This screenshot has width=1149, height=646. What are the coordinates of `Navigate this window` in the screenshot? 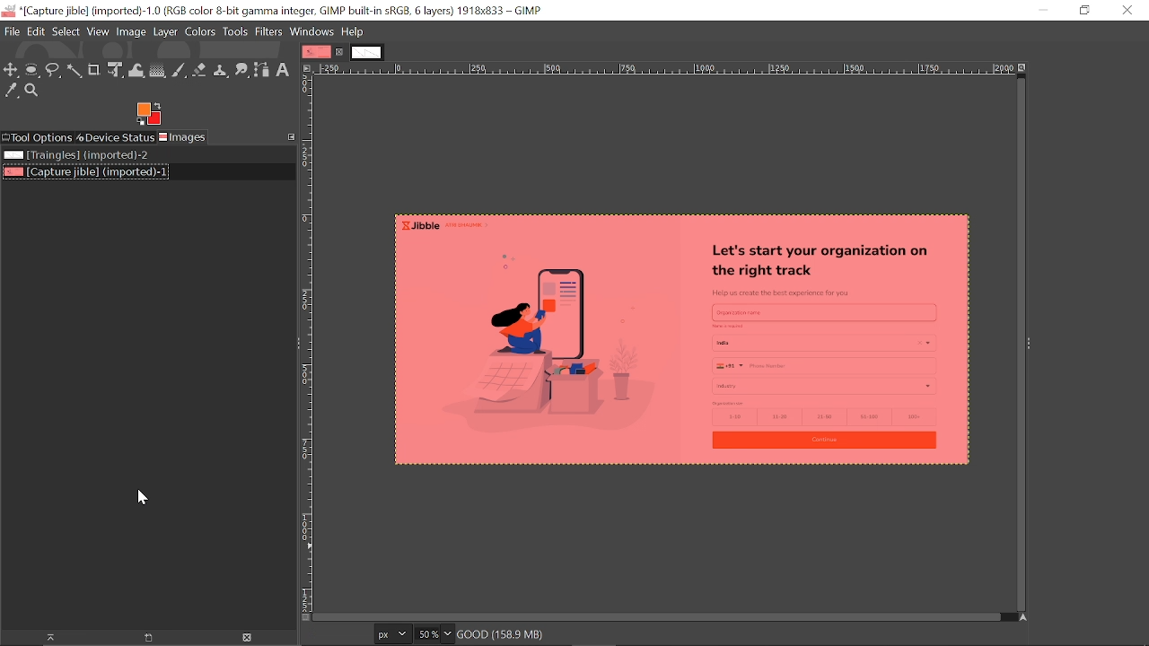 It's located at (1021, 617).